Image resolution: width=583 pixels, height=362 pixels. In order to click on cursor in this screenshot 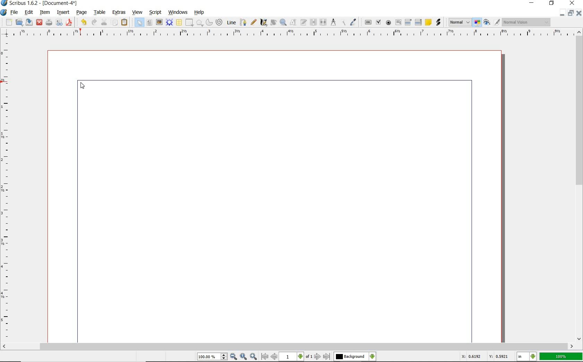, I will do `click(82, 87)`.